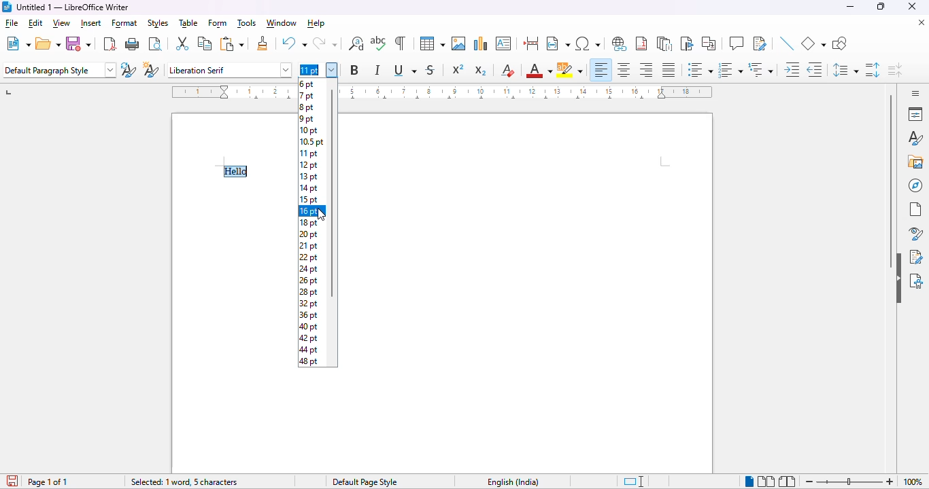 The height and width of the screenshot is (489, 929). I want to click on Default paragraph style, so click(59, 70).